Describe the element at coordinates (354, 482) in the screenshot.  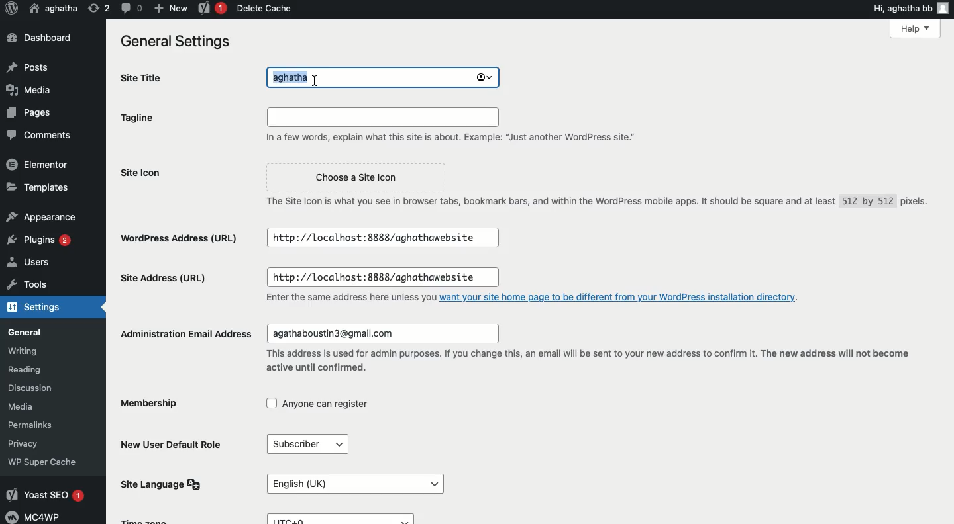
I see `English (UK)` at that location.